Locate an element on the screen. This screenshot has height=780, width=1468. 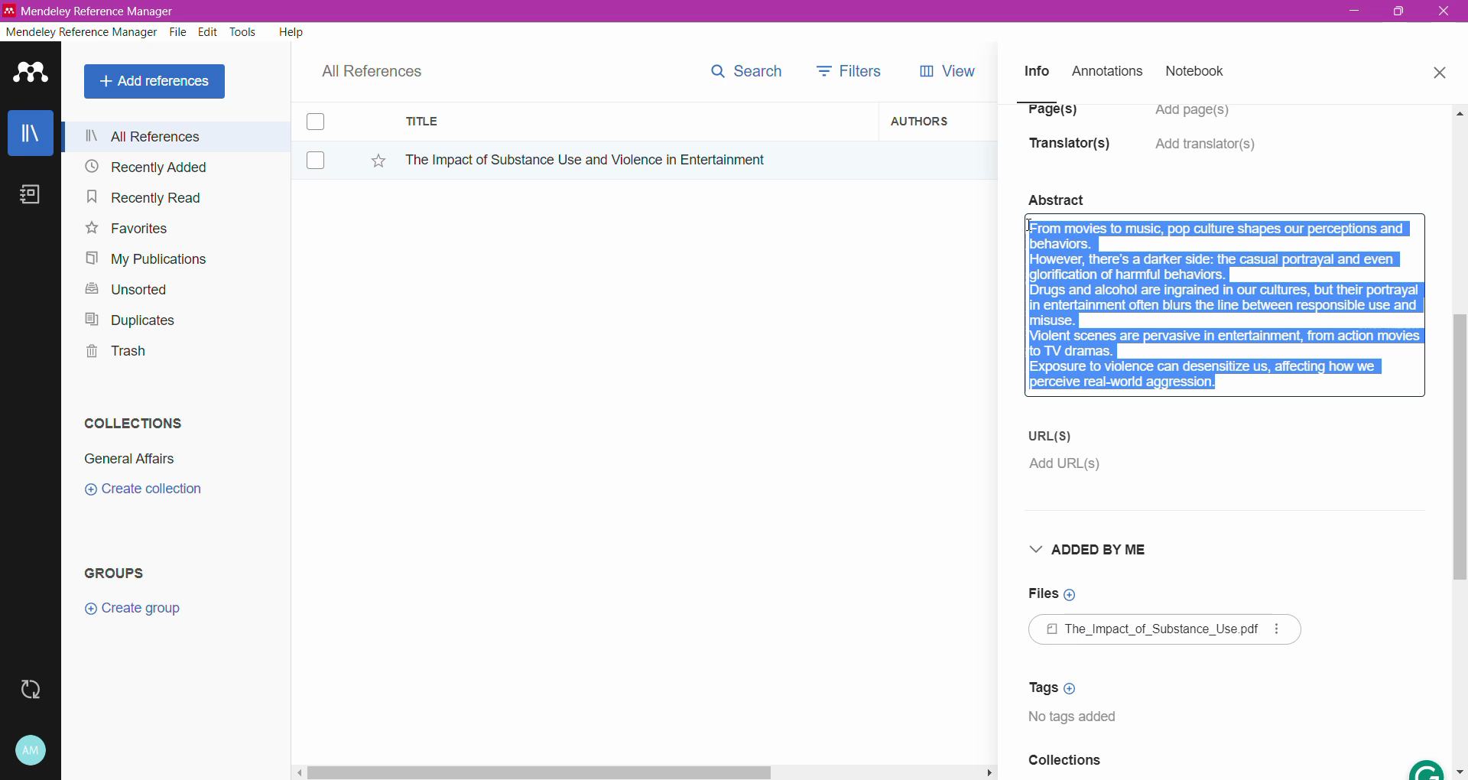
Unsorted is located at coordinates (124, 288).